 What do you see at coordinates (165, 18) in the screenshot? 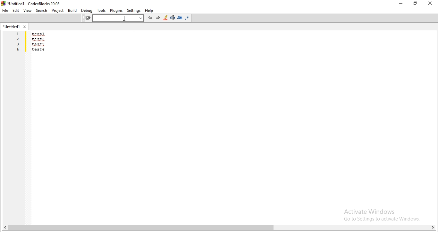
I see `highlight` at bounding box center [165, 18].